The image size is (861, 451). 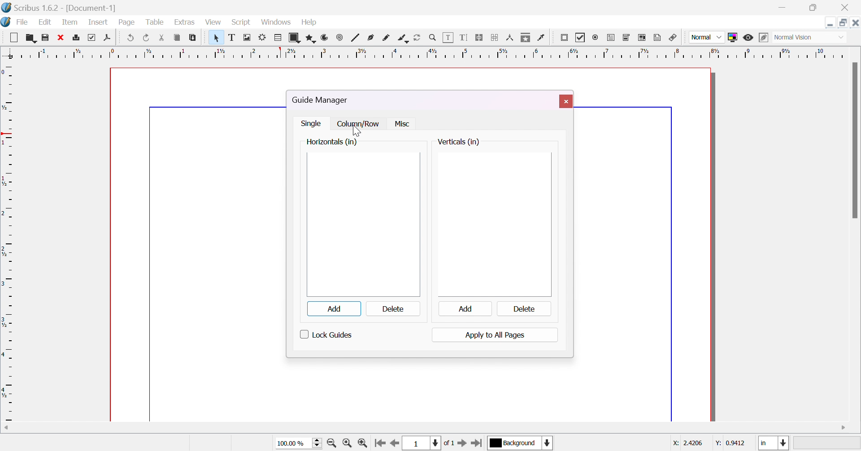 What do you see at coordinates (312, 37) in the screenshot?
I see `polygon` at bounding box center [312, 37].